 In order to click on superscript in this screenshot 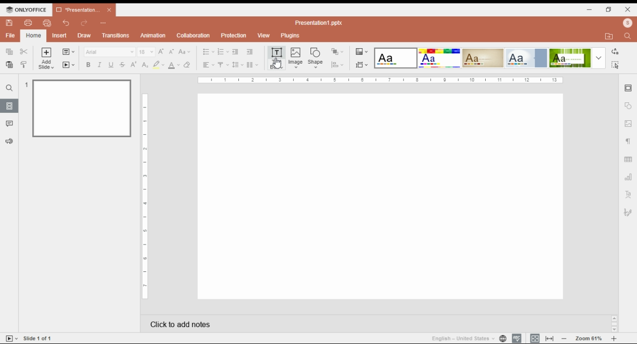, I will do `click(133, 65)`.